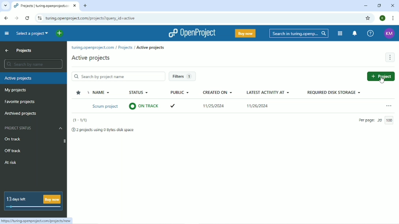 The image size is (399, 224). I want to click on Required disk storage, so click(334, 92).